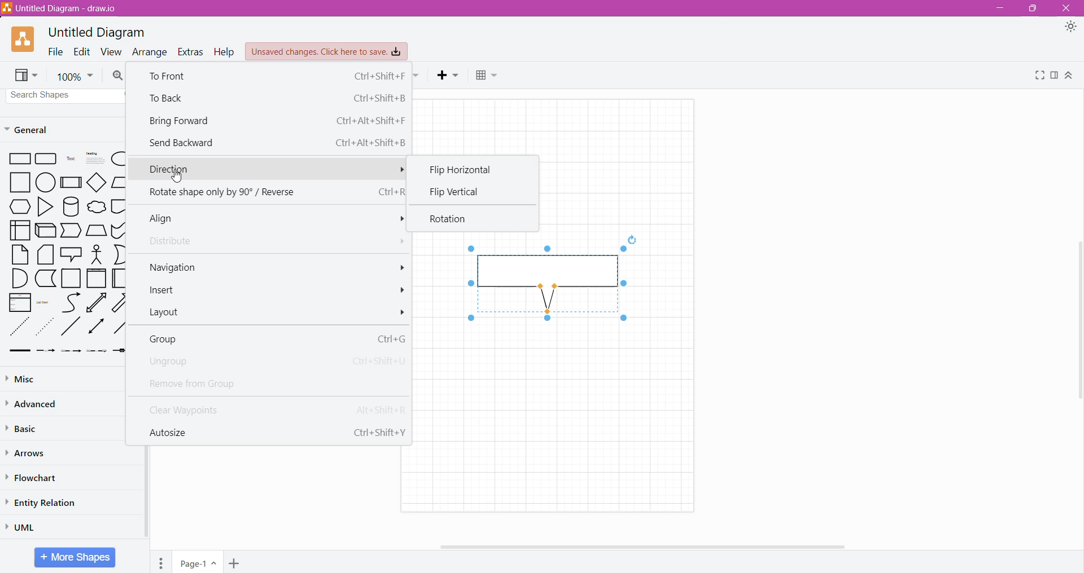 Image resolution: width=1084 pixels, height=573 pixels. I want to click on Bring Forward, so click(276, 120).